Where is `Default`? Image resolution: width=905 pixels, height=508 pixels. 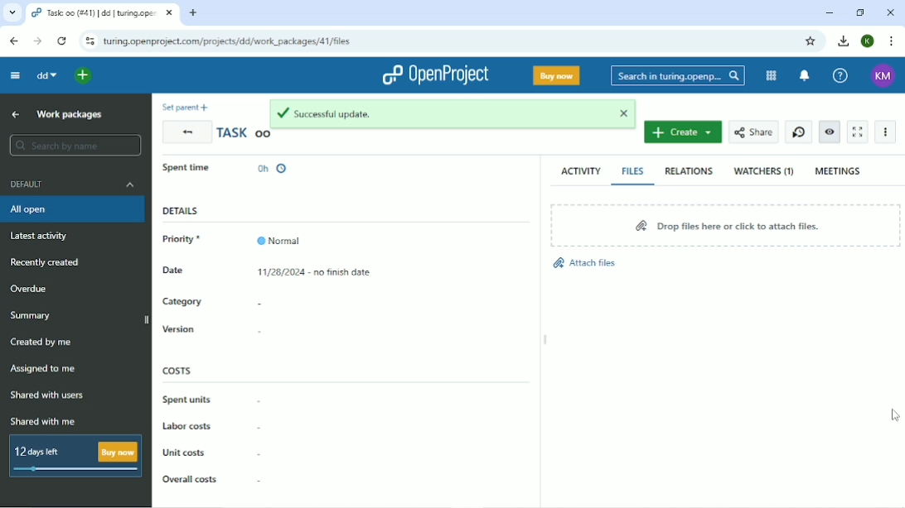
Default is located at coordinates (72, 185).